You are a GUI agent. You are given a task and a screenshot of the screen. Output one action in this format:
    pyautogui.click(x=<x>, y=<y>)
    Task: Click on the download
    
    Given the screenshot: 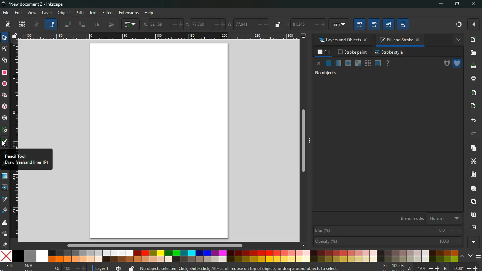 What is the action you would take?
    pyautogui.click(x=472, y=66)
    